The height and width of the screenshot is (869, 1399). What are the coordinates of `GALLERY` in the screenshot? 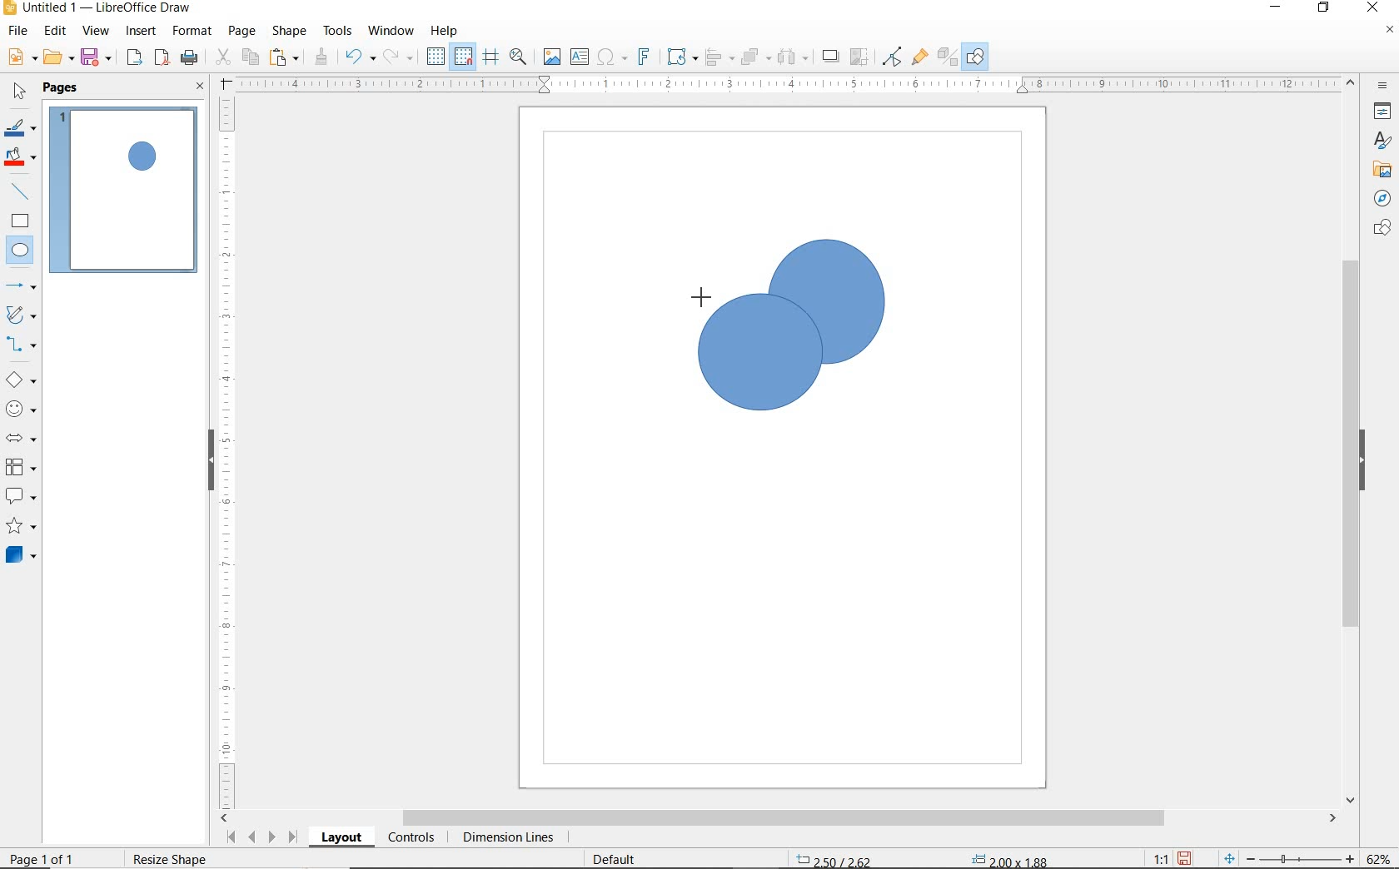 It's located at (1380, 170).